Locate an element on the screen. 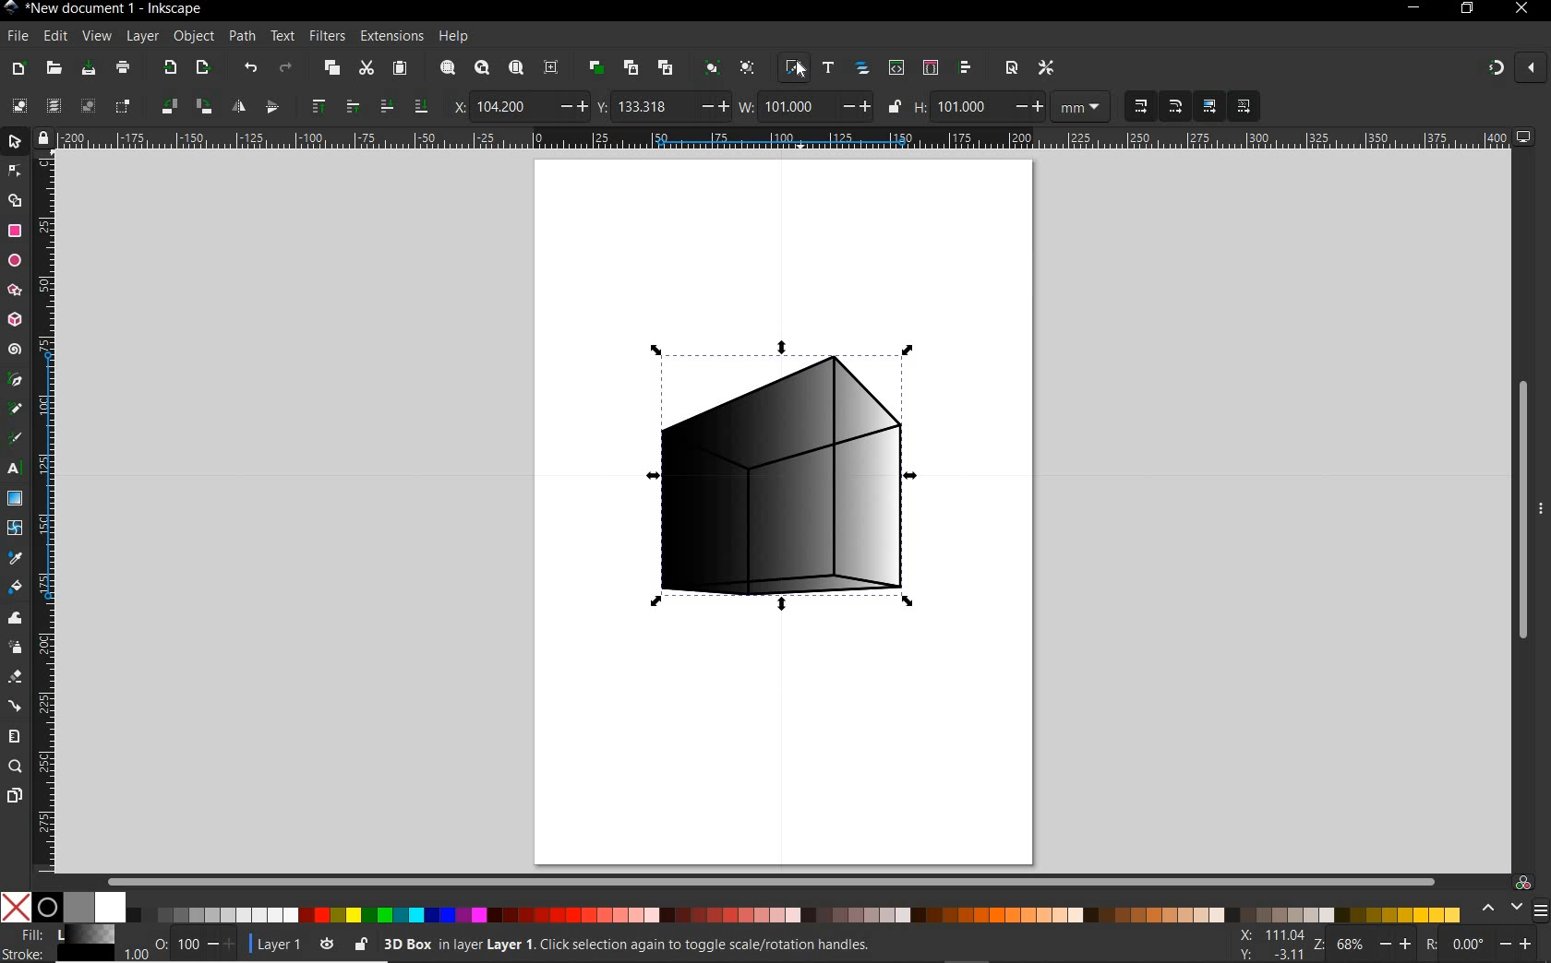 The height and width of the screenshot is (963, 1551). LOCK OR UNLOCK CURRENT LAYER is located at coordinates (361, 945).